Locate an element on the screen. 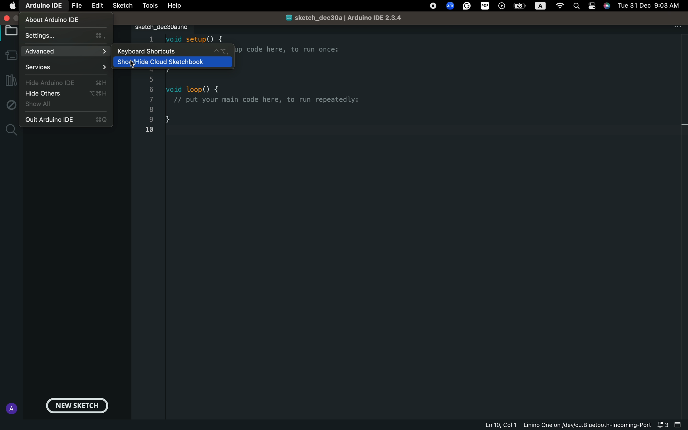 The height and width of the screenshot is (430, 688). cursor is located at coordinates (129, 65).